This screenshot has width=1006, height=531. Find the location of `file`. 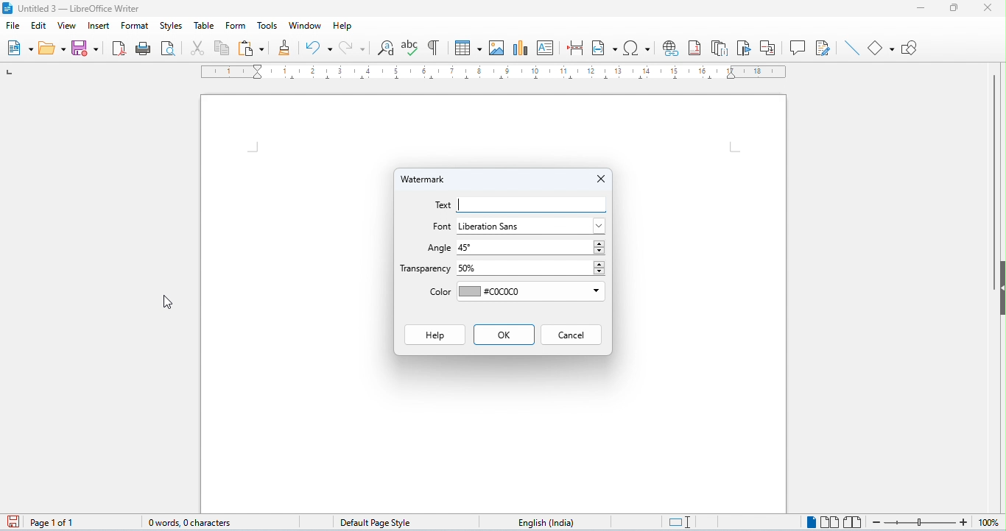

file is located at coordinates (13, 27).